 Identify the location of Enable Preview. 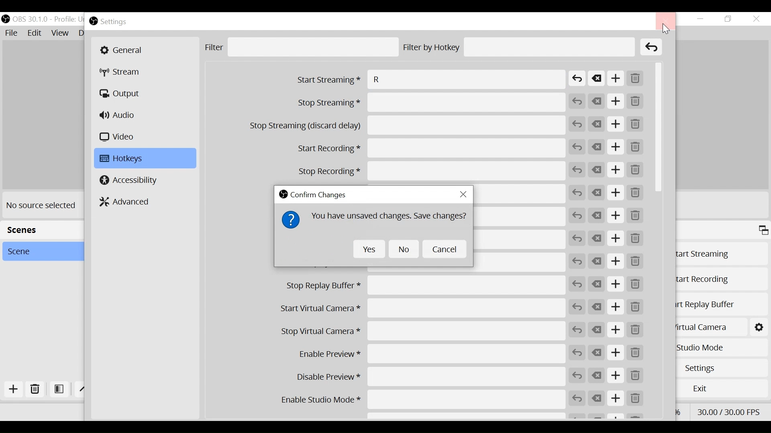
(422, 354).